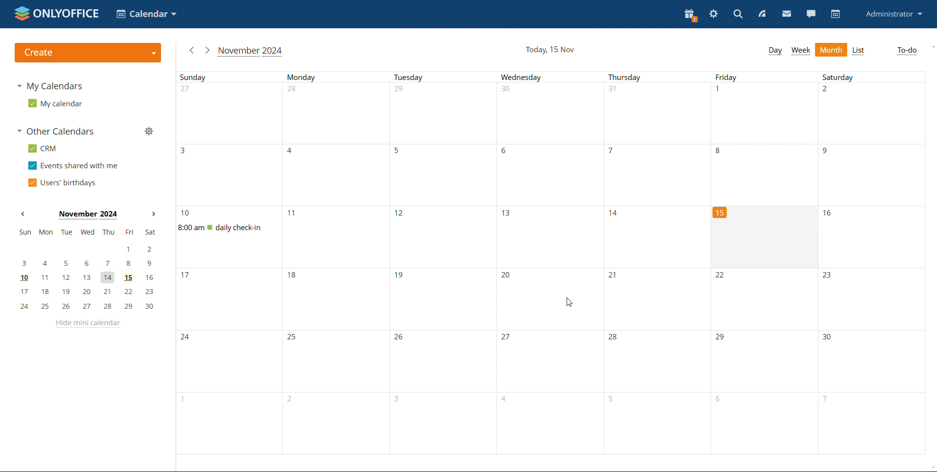 This screenshot has width=937, height=472. Describe the element at coordinates (835, 14) in the screenshot. I see `calendar` at that location.